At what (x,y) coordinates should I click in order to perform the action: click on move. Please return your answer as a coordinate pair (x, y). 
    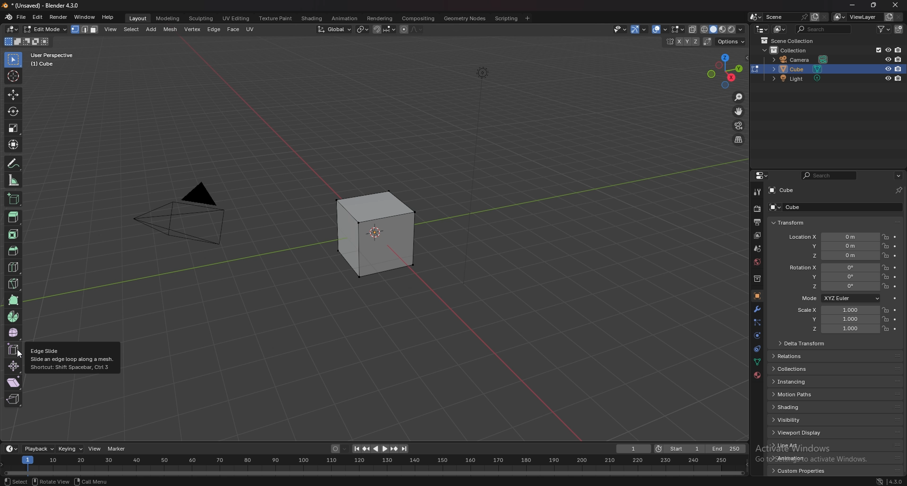
    Looking at the image, I should click on (14, 94).